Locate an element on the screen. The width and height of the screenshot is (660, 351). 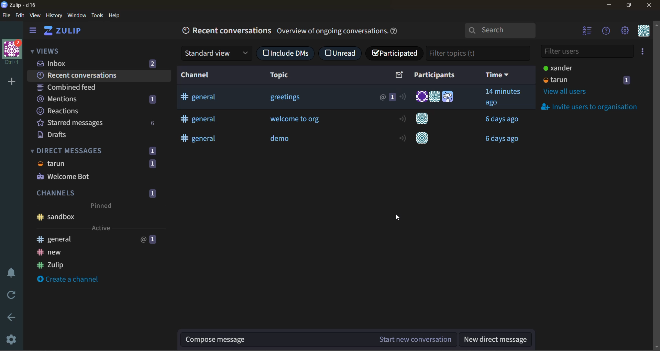
Zulip is located at coordinates (92, 264).